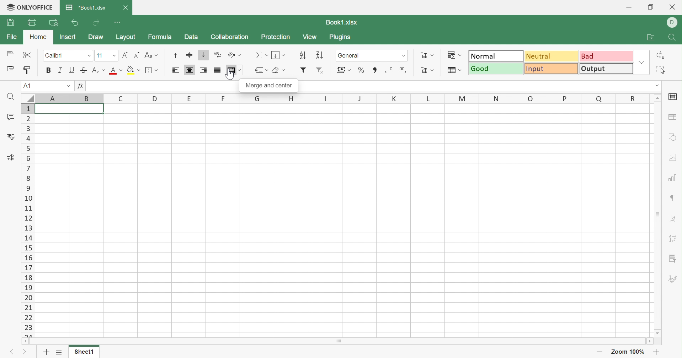 The width and height of the screenshot is (682, 358). I want to click on Select all, so click(661, 70).